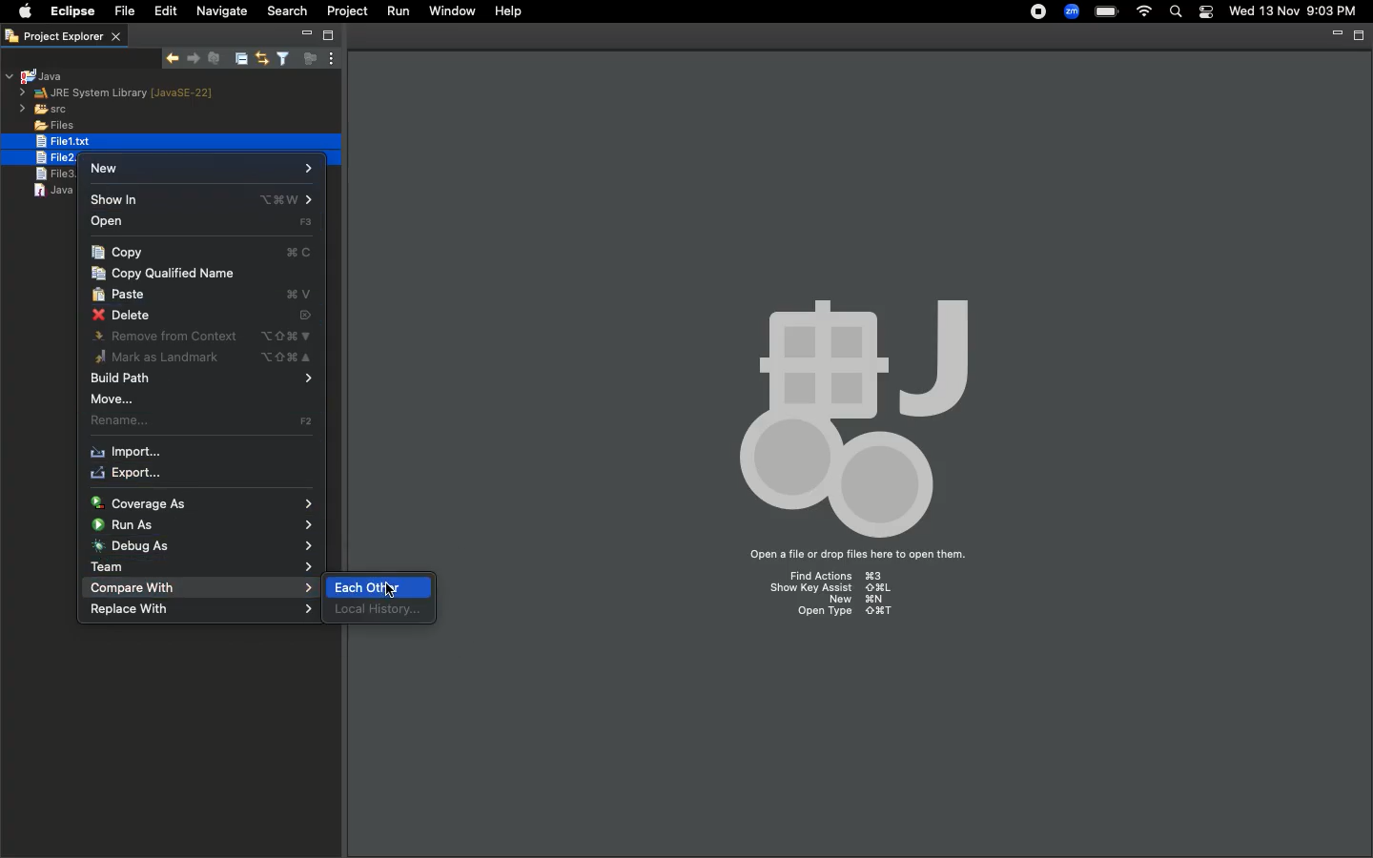  I want to click on Copy qualified name, so click(162, 274).